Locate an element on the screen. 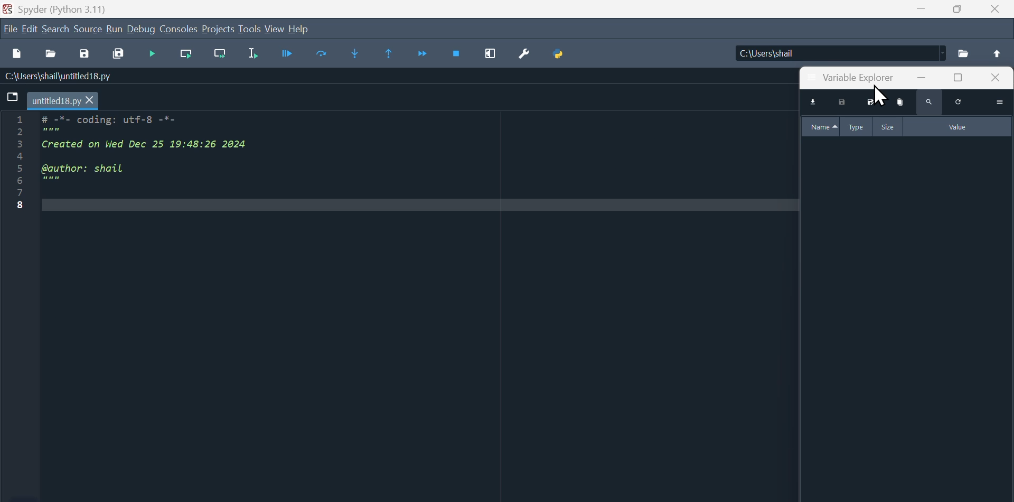 The image size is (1014, 502). untitled18.py is located at coordinates (63, 102).